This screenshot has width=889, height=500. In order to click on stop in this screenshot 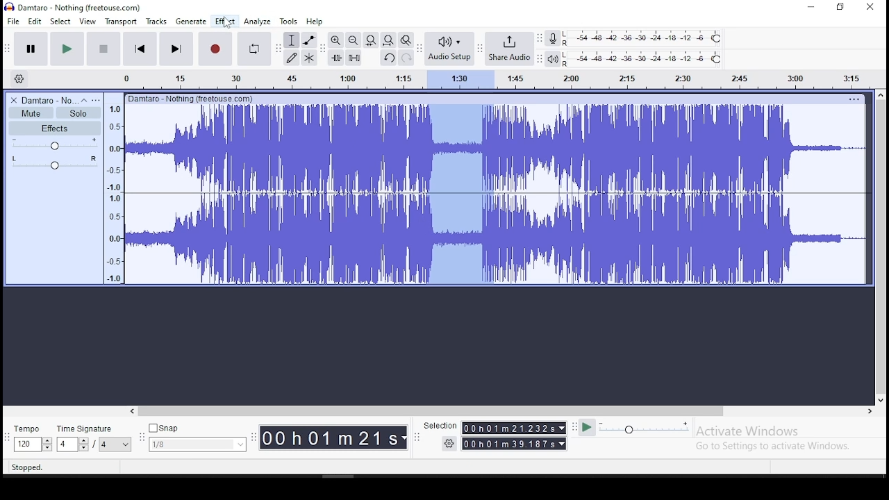, I will do `click(103, 48)`.